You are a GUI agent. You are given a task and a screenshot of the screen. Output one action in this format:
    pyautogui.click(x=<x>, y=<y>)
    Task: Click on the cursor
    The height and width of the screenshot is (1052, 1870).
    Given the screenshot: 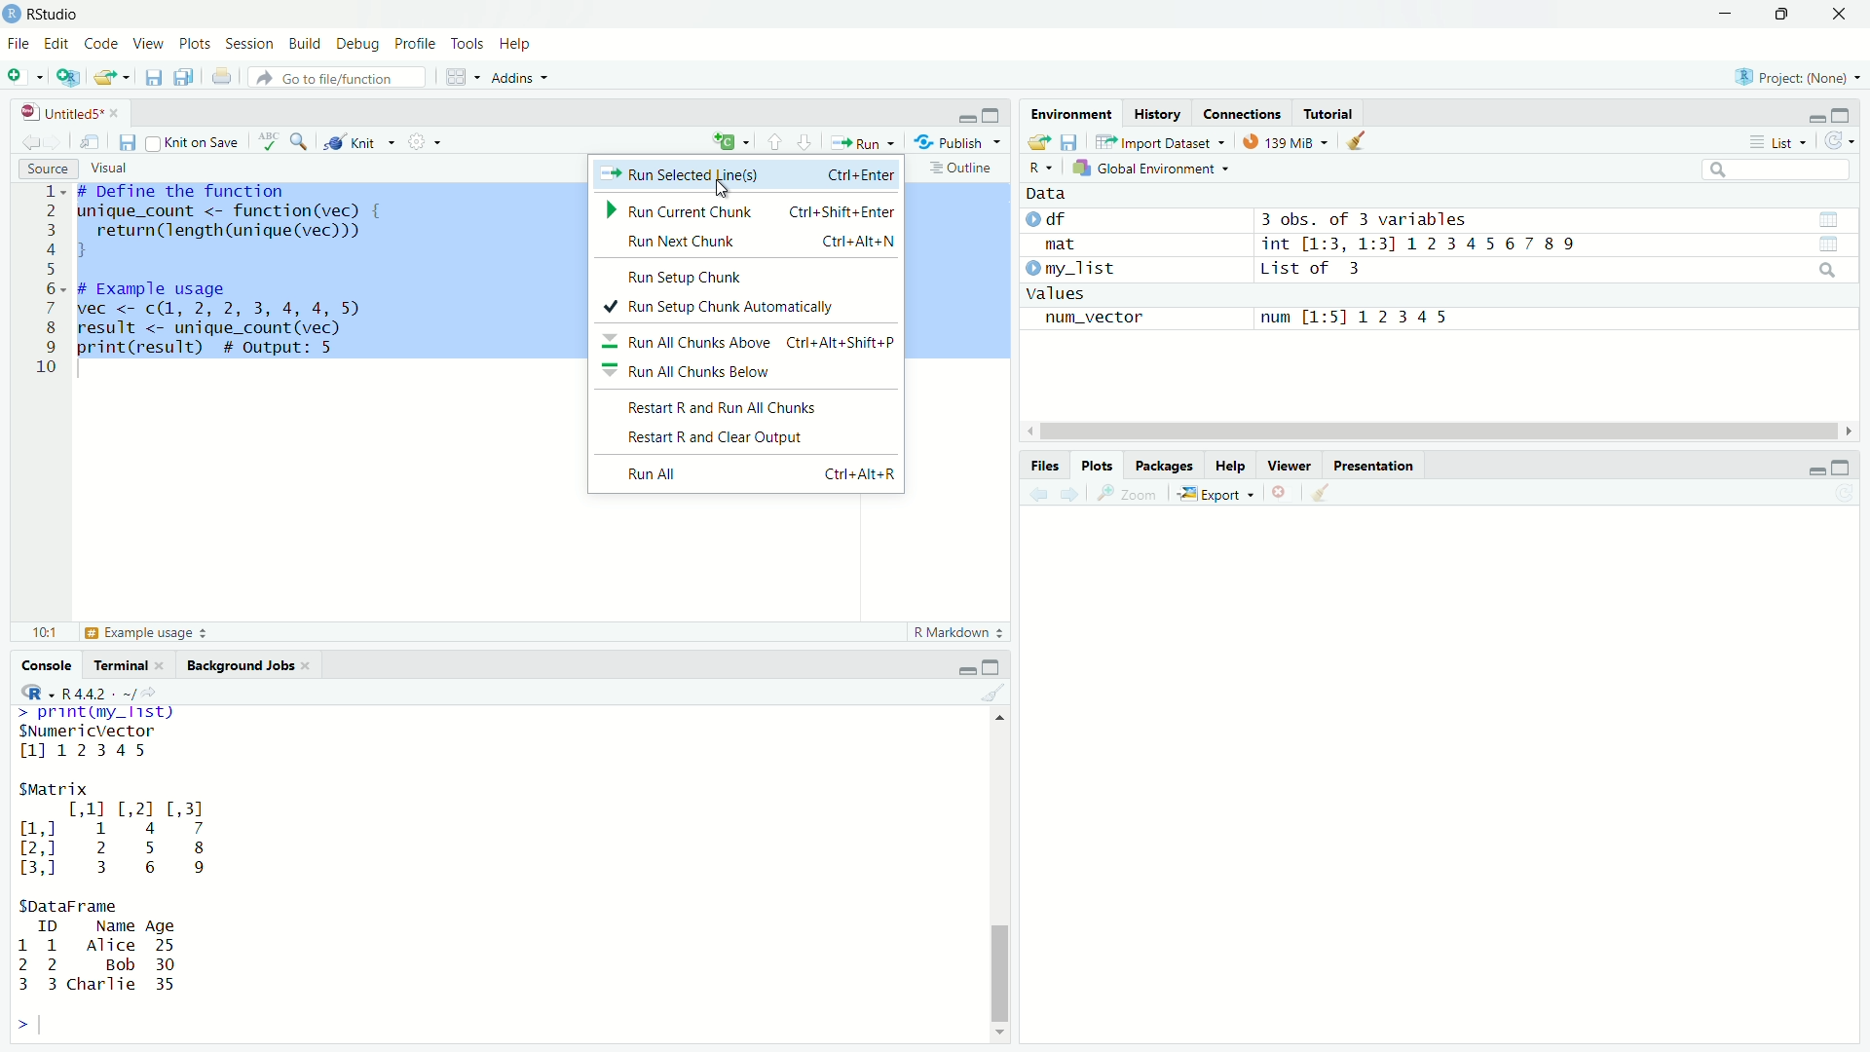 What is the action you would take?
    pyautogui.click(x=721, y=186)
    